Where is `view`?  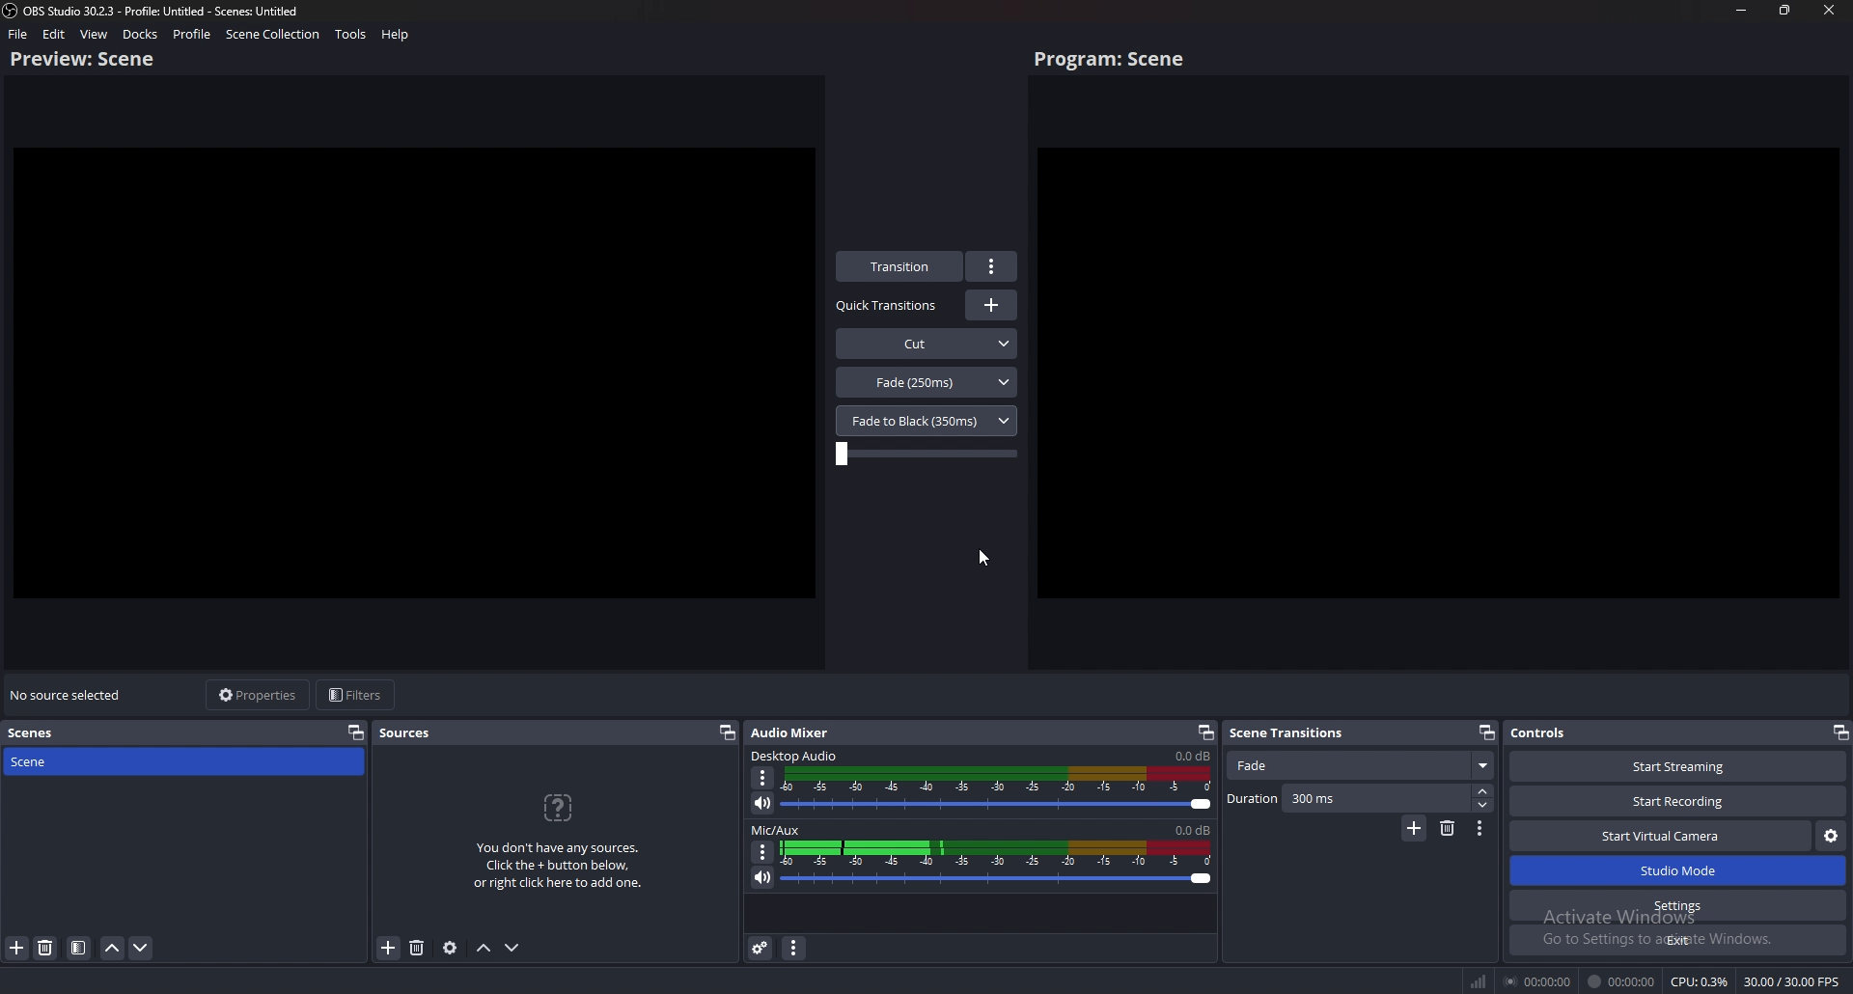 view is located at coordinates (95, 34).